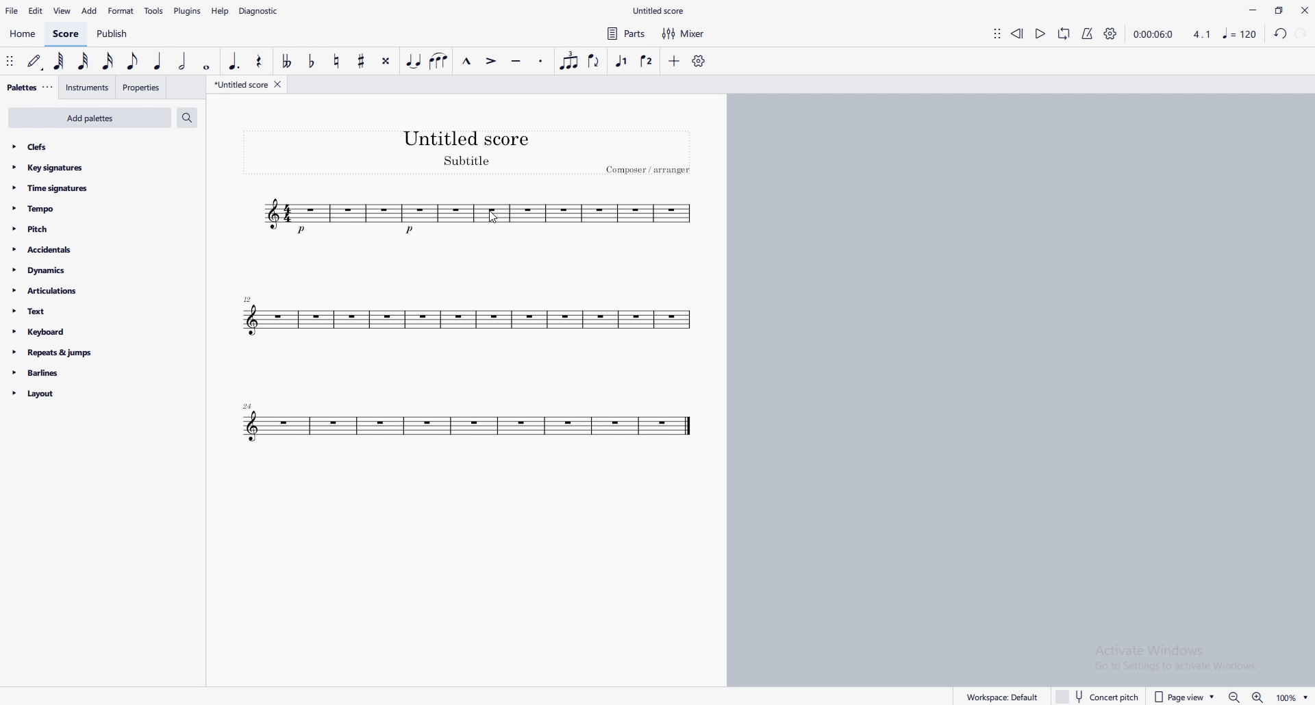  What do you see at coordinates (37, 11) in the screenshot?
I see `edit` at bounding box center [37, 11].